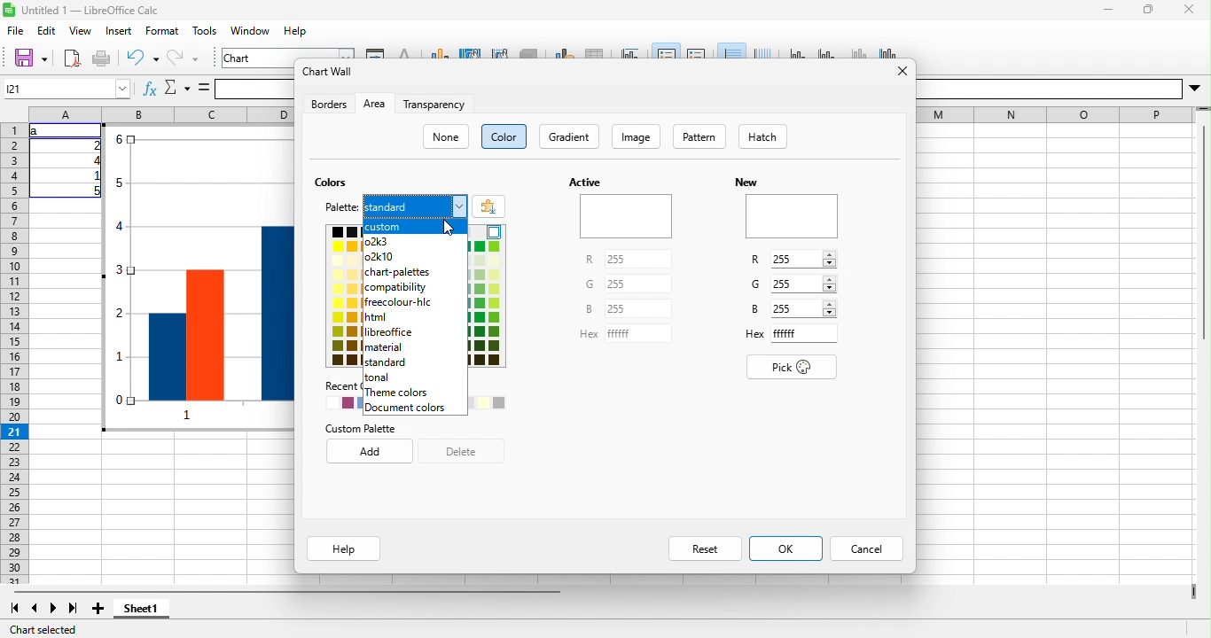  Describe the element at coordinates (9, 10) in the screenshot. I see `Software logo` at that location.